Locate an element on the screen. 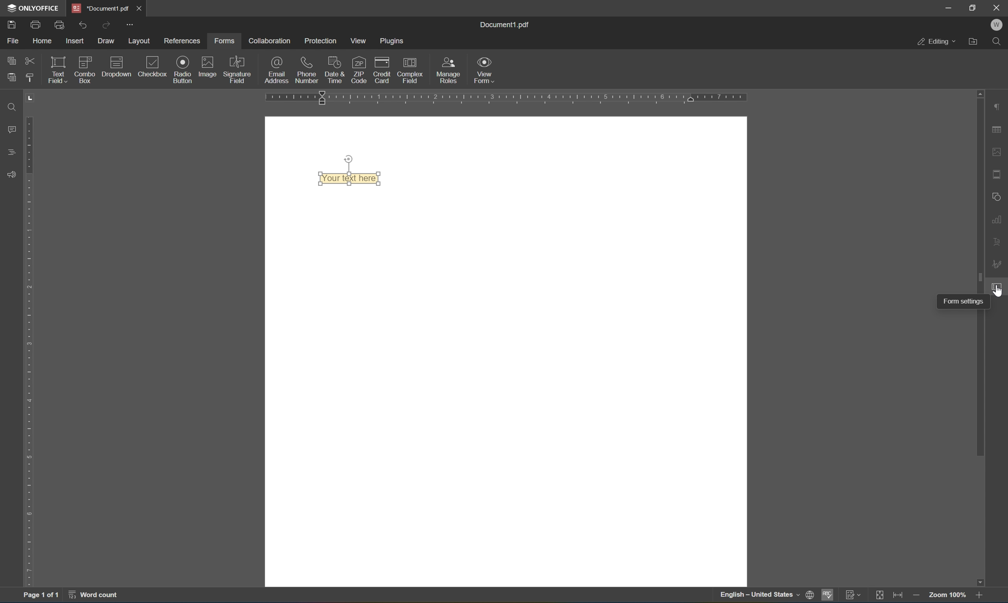 The height and width of the screenshot is (603, 1008). form settings is located at coordinates (962, 302).